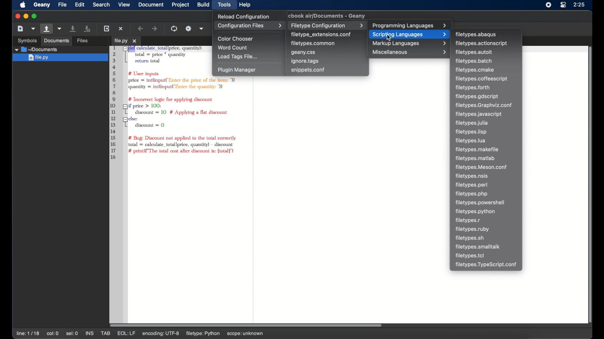 This screenshot has width=604, height=339. I want to click on programming languages, so click(410, 26).